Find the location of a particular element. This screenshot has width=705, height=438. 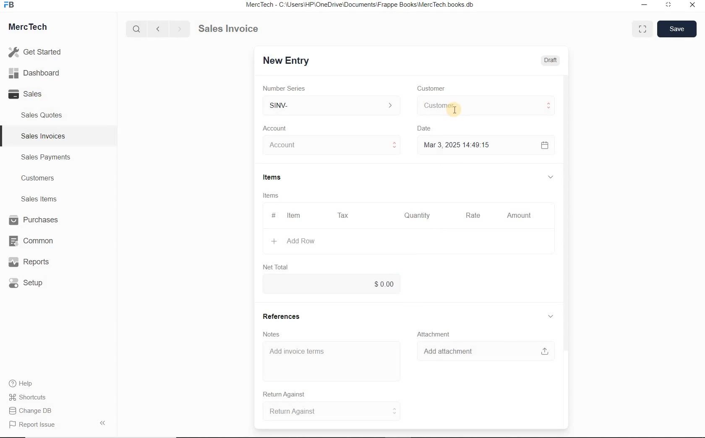

Sales Payments is located at coordinates (44, 157).